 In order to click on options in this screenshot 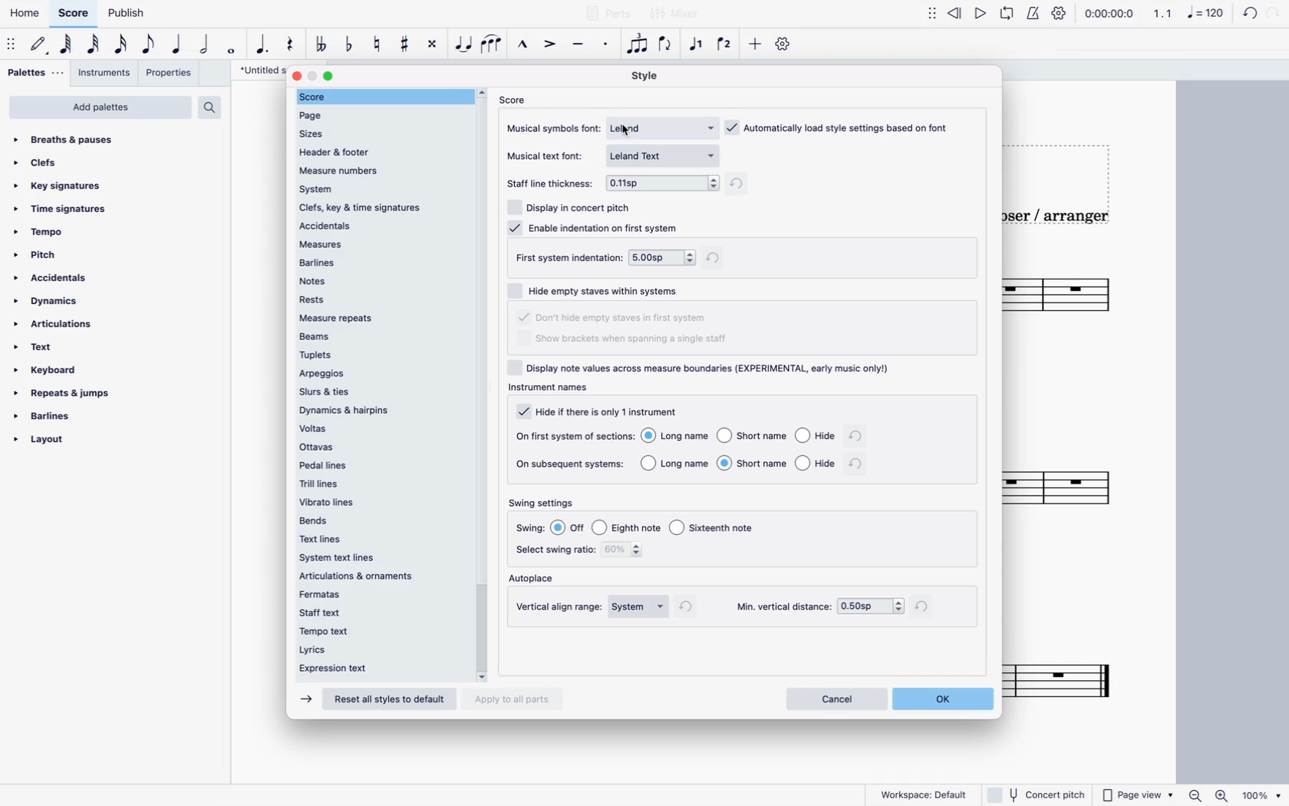, I will do `click(662, 256)`.